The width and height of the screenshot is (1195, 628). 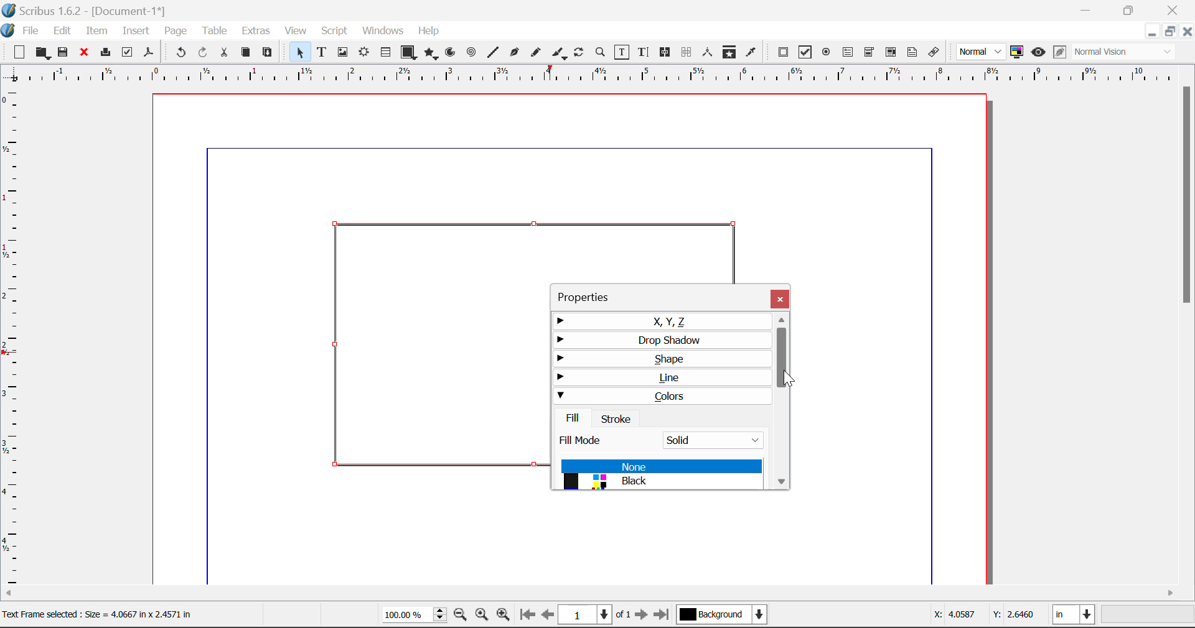 What do you see at coordinates (245, 52) in the screenshot?
I see `Copy` at bounding box center [245, 52].